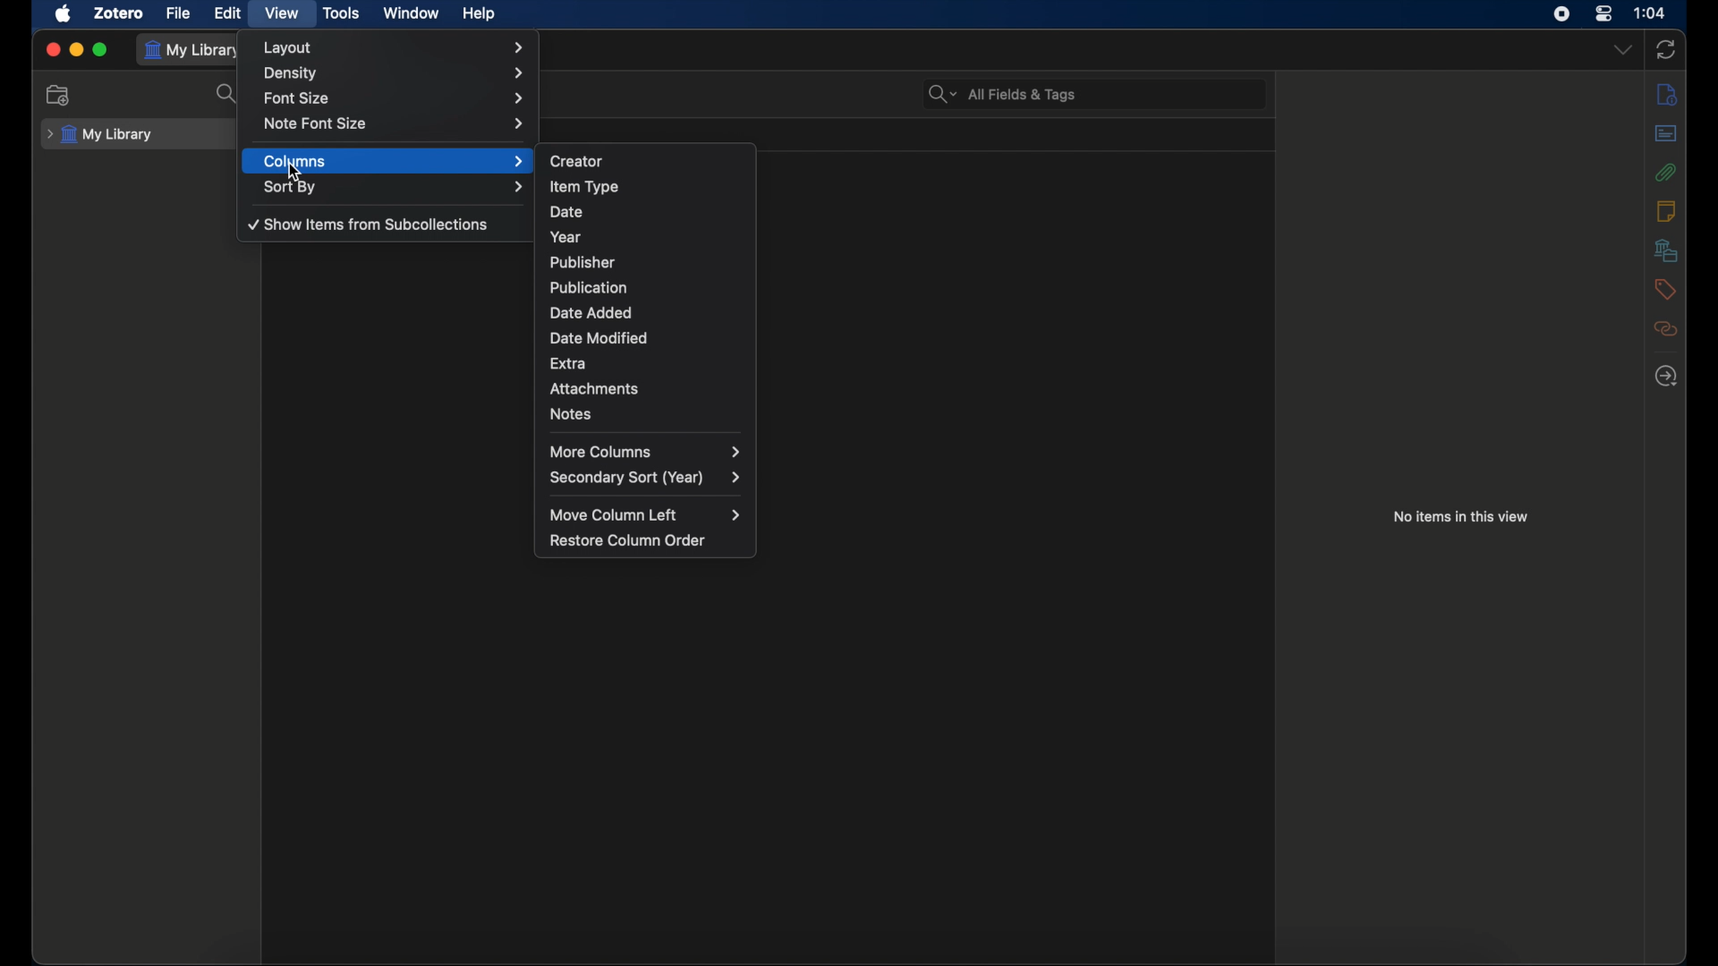 This screenshot has height=966, width=1718. Describe the element at coordinates (100, 49) in the screenshot. I see `maximize` at that location.